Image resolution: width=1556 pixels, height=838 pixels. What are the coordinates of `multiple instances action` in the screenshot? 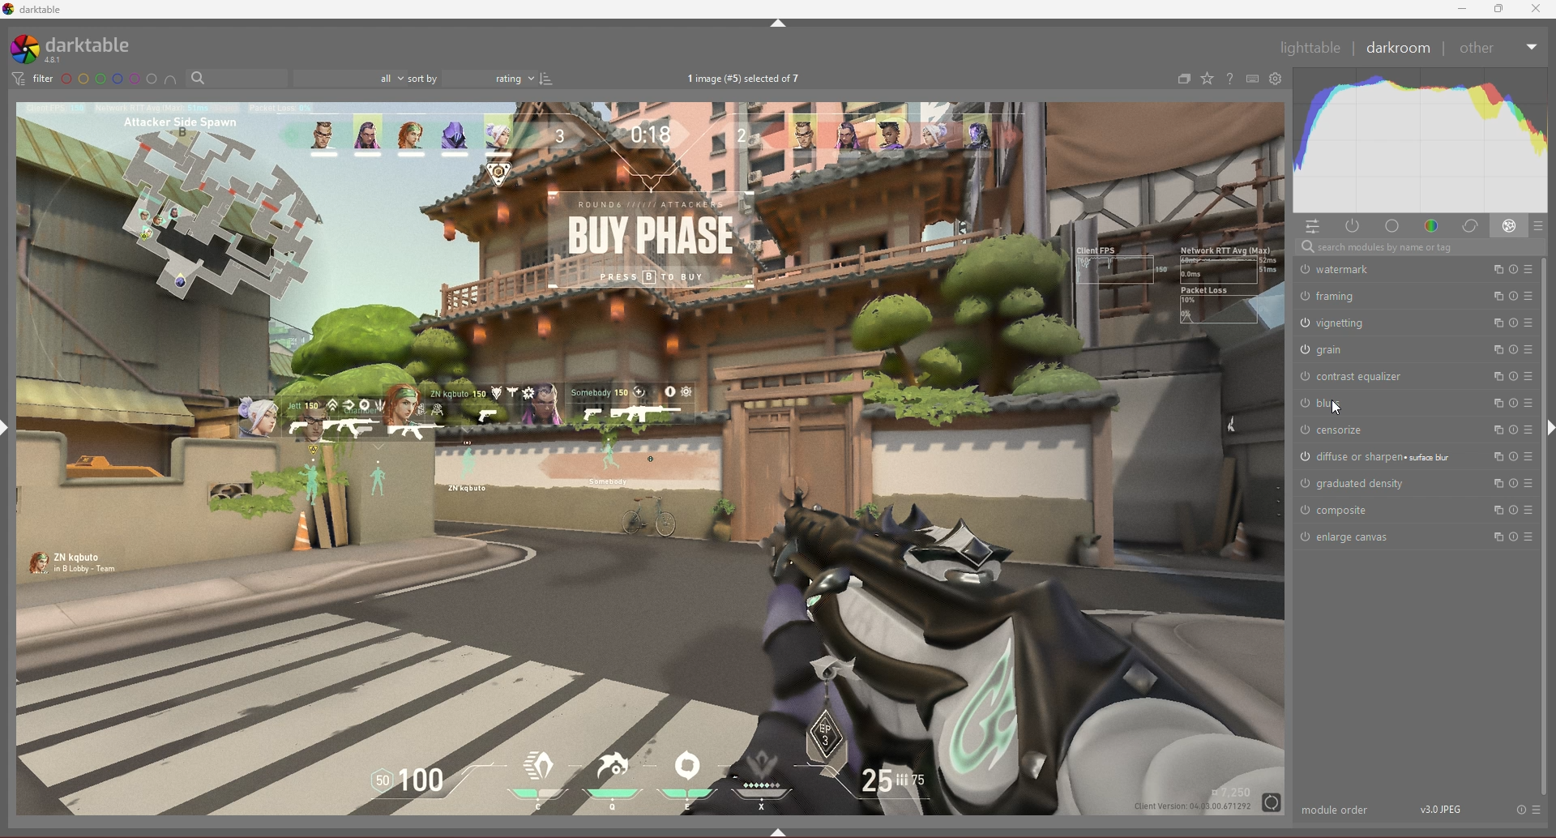 It's located at (1493, 430).